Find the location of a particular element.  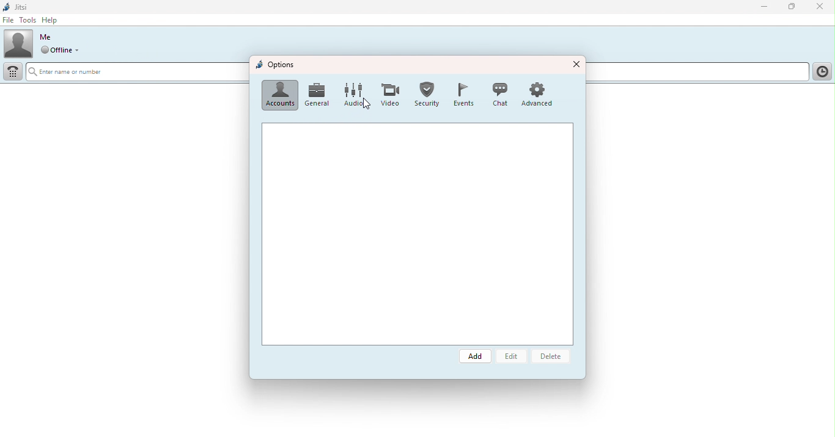

Video is located at coordinates (388, 95).